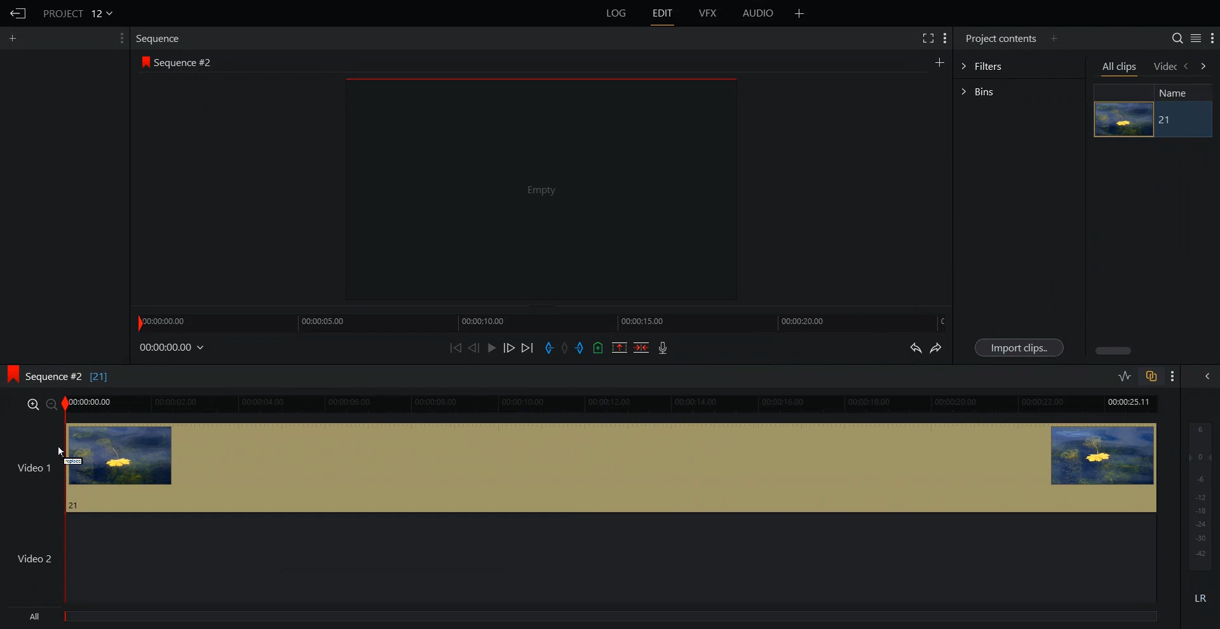 This screenshot has width=1220, height=629. Describe the element at coordinates (800, 13) in the screenshot. I see `Add File` at that location.